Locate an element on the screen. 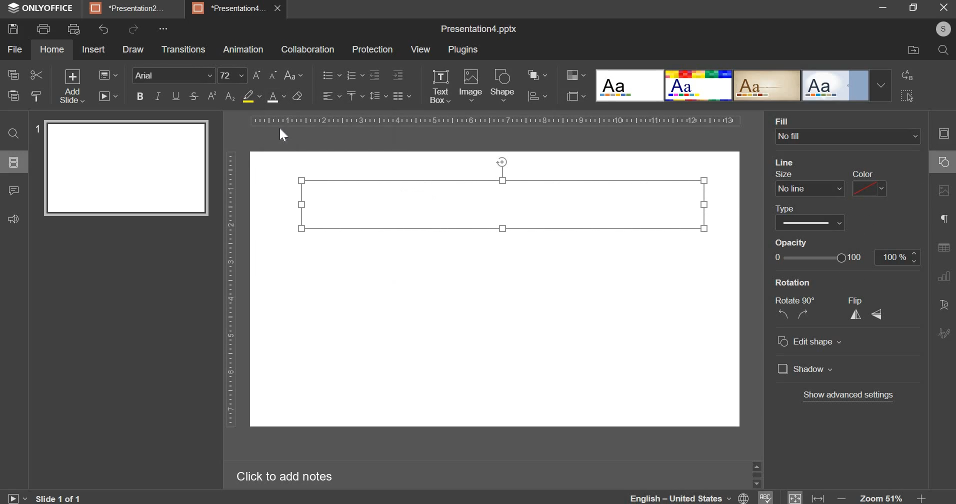 Image resolution: width=956 pixels, height=504 pixels. increase indent is located at coordinates (398, 75).